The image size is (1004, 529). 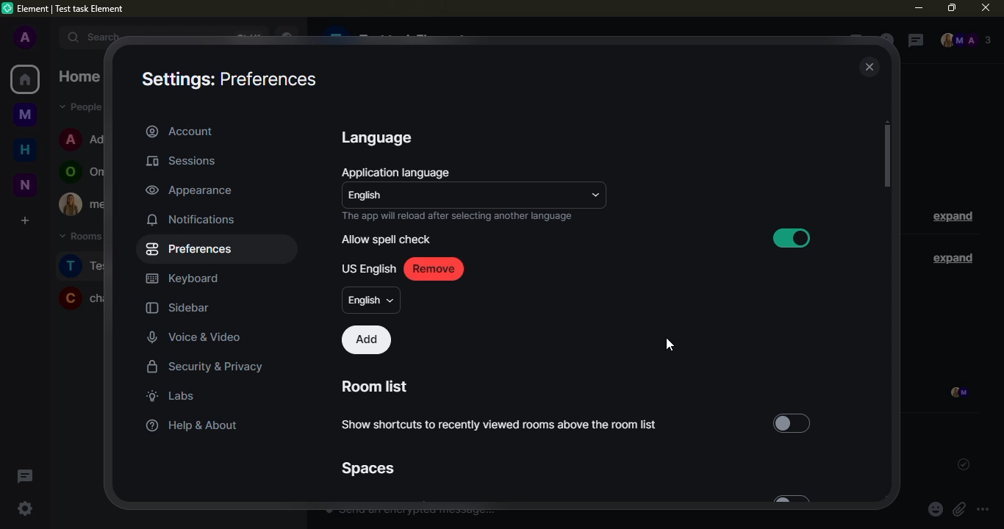 I want to click on expand, so click(x=953, y=217).